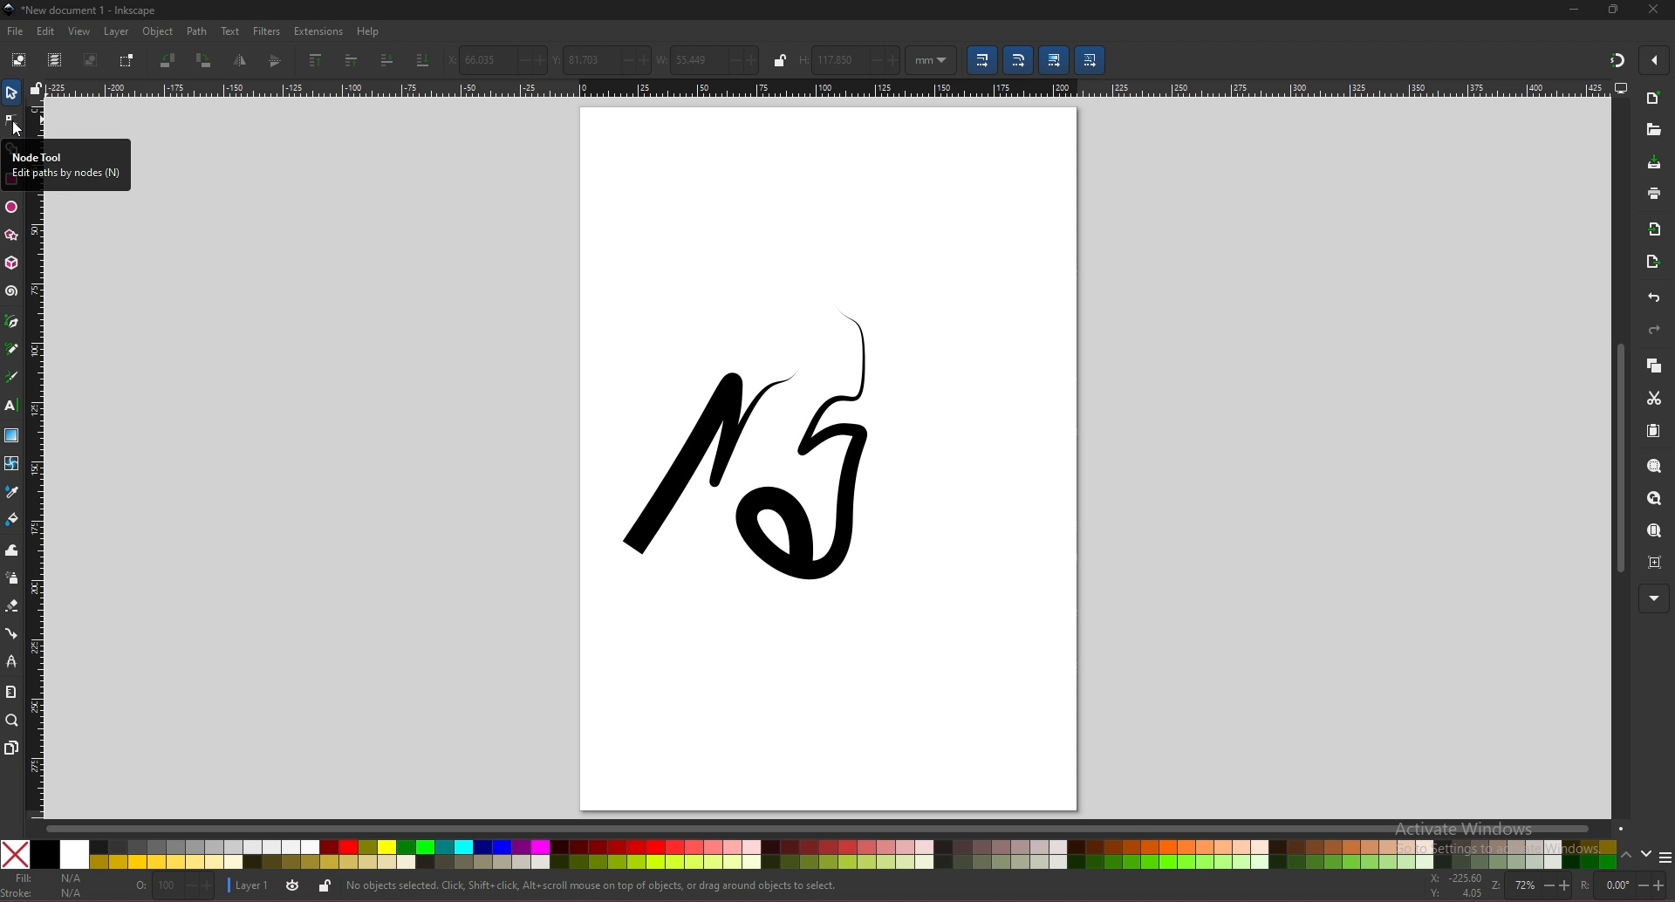 The height and width of the screenshot is (902, 1675). Describe the element at coordinates (1653, 366) in the screenshot. I see `copy` at that location.